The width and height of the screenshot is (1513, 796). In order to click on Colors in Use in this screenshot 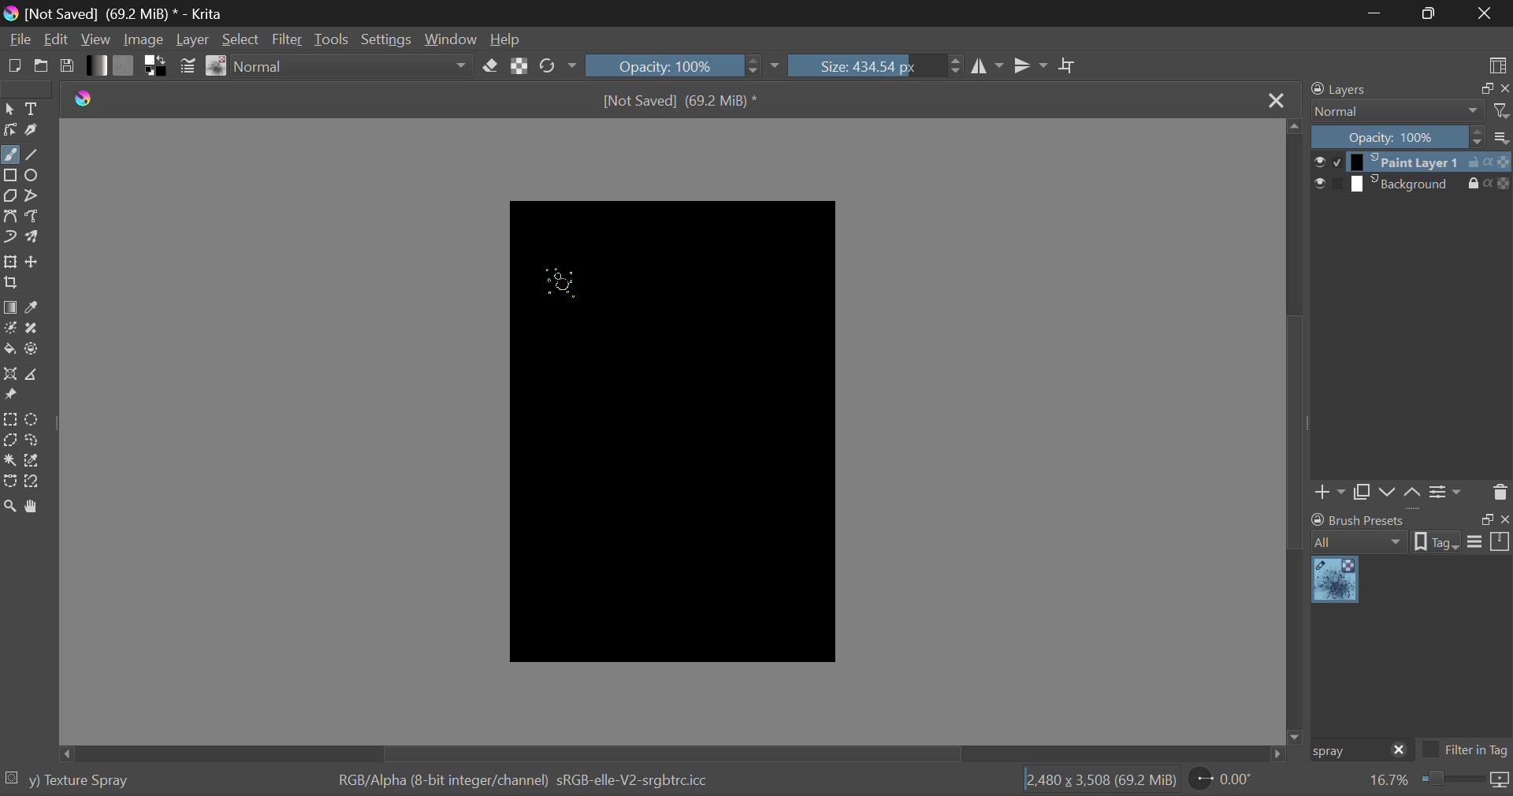, I will do `click(157, 66)`.